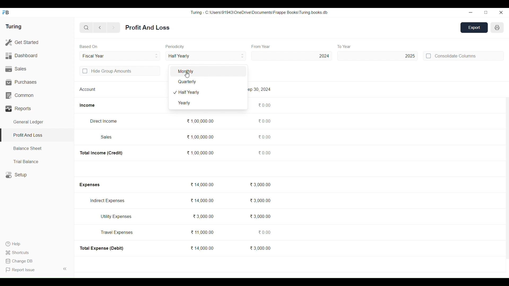  Describe the element at coordinates (37, 136) in the screenshot. I see `Profit And Loss` at that location.